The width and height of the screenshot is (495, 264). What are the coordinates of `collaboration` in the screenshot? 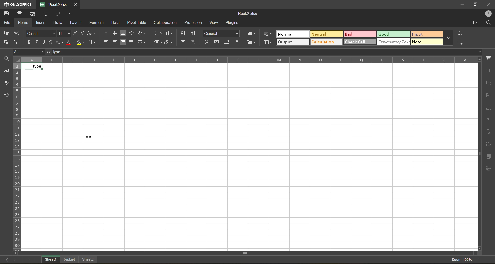 It's located at (167, 22).